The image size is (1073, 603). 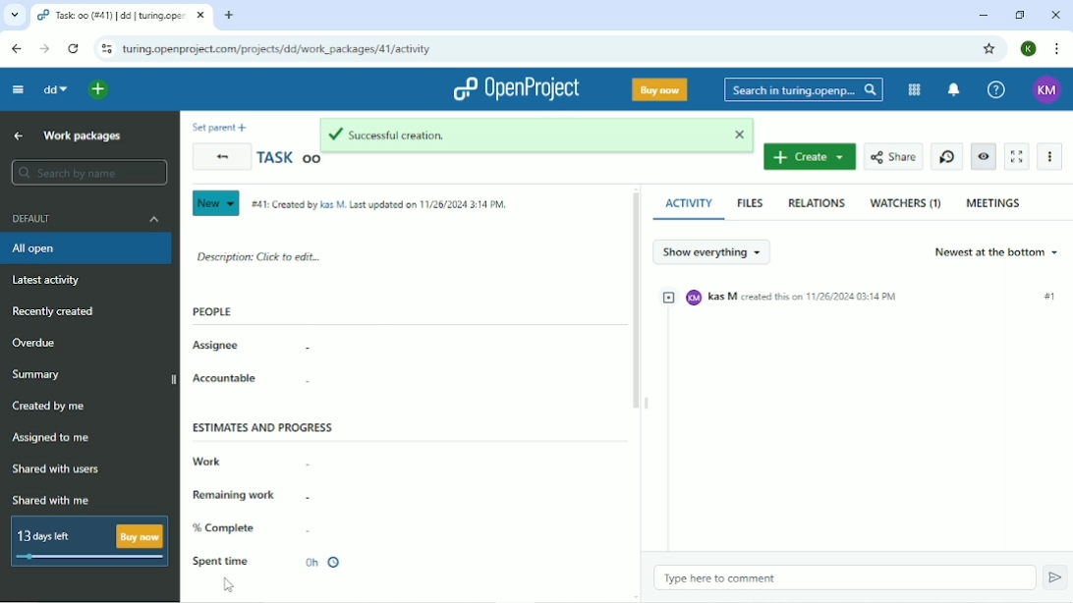 What do you see at coordinates (18, 137) in the screenshot?
I see `Back` at bounding box center [18, 137].